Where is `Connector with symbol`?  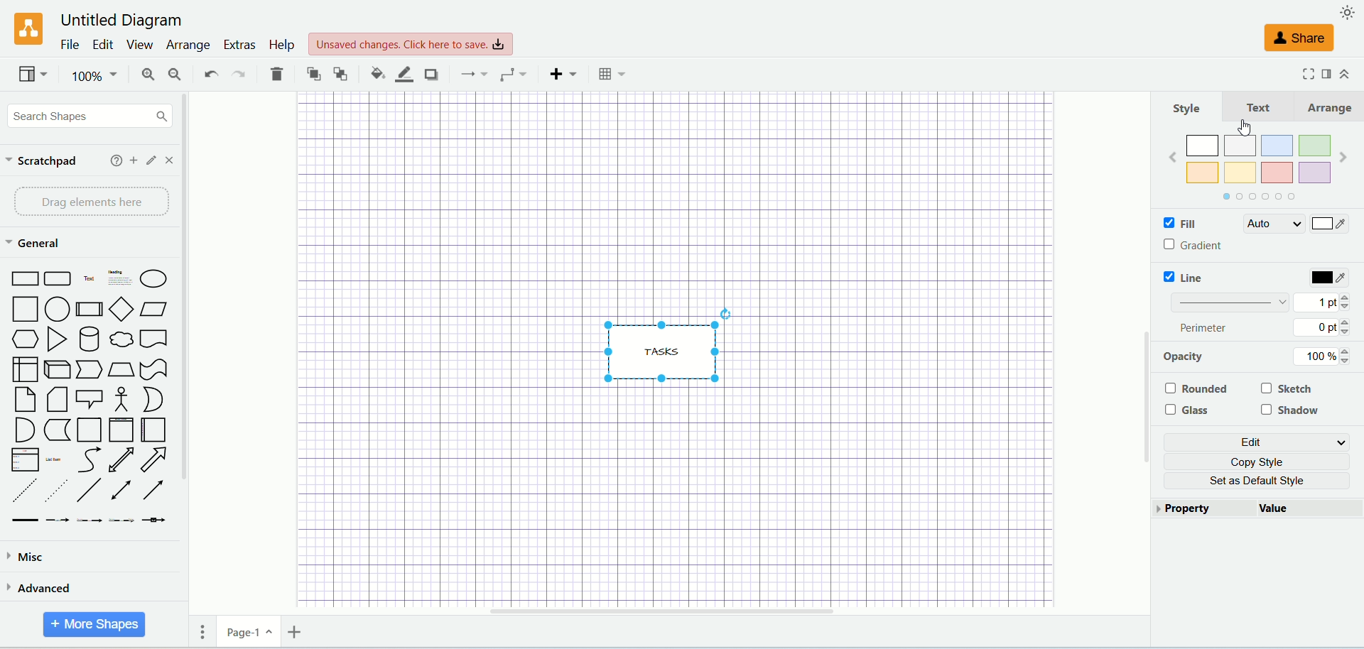 Connector with symbol is located at coordinates (153, 518).